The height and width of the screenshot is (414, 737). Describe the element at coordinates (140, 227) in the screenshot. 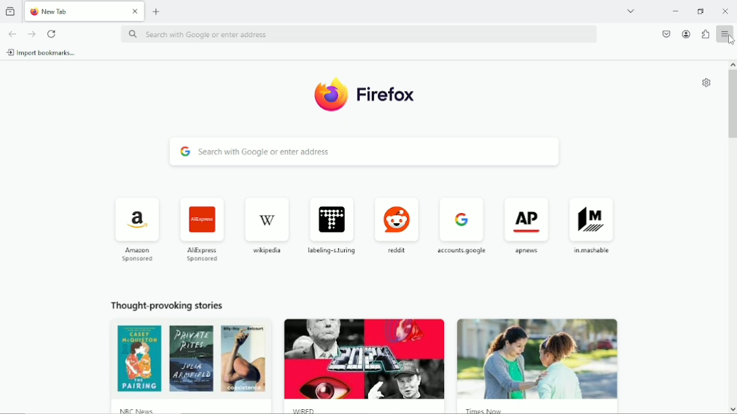

I see `amazon` at that location.